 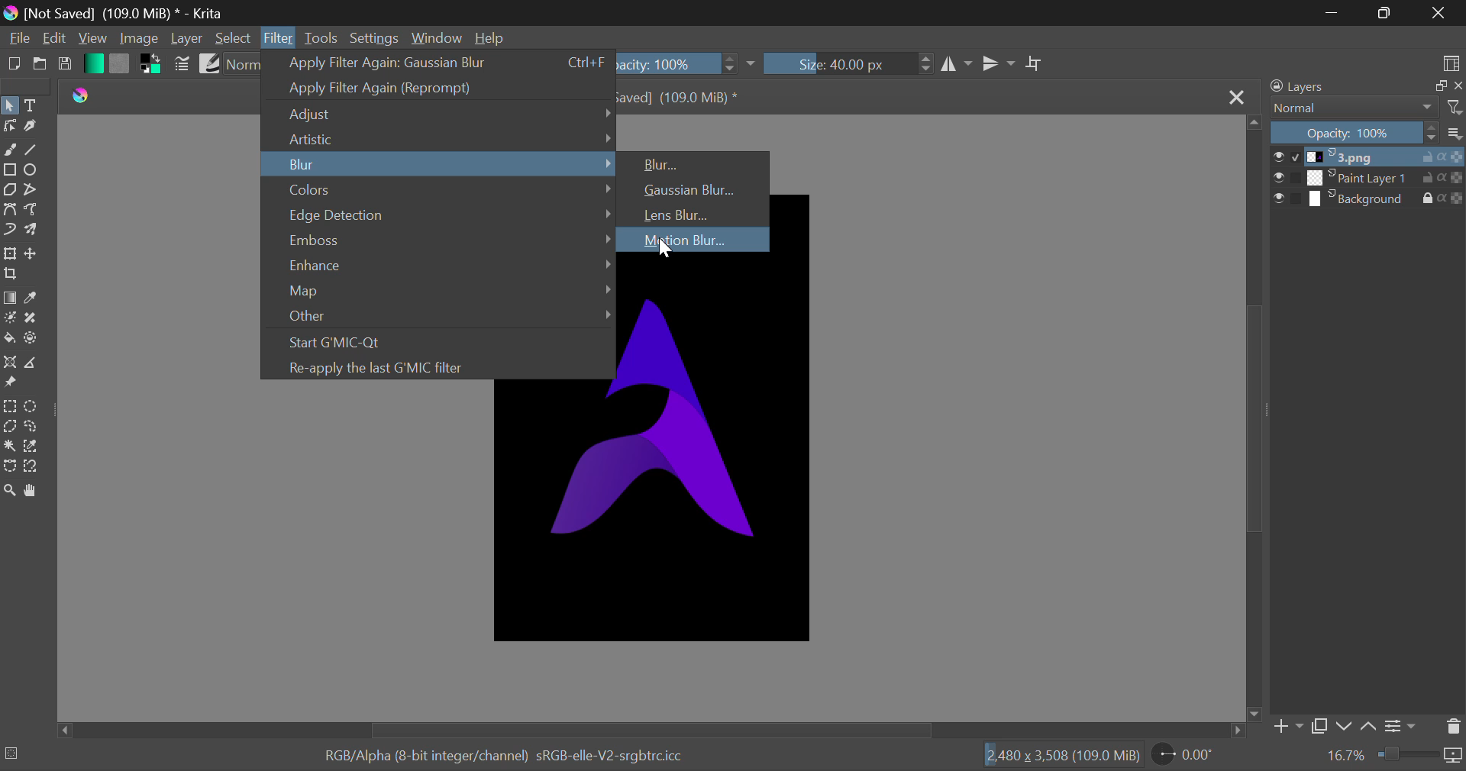 What do you see at coordinates (32, 469) in the screenshot?
I see `Magnetic Selection Tool` at bounding box center [32, 469].